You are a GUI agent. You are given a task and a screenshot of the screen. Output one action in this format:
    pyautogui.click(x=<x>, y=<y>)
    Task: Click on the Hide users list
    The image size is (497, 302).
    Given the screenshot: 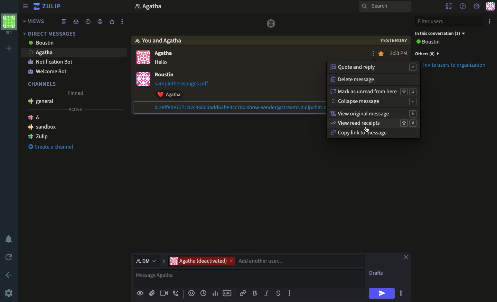 What is the action you would take?
    pyautogui.click(x=449, y=6)
    